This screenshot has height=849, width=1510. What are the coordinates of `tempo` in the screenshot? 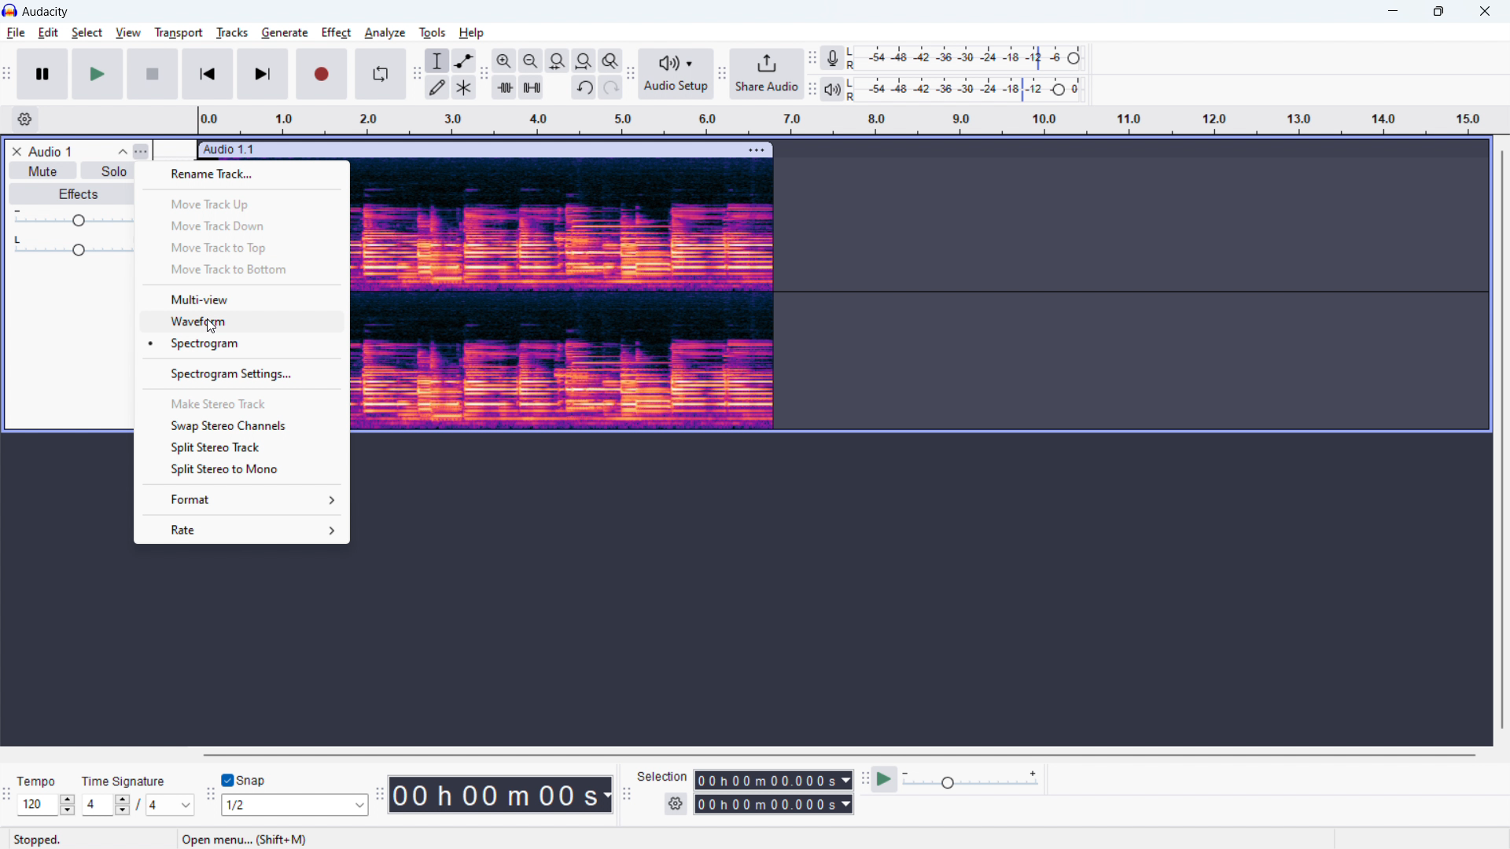 It's located at (39, 783).